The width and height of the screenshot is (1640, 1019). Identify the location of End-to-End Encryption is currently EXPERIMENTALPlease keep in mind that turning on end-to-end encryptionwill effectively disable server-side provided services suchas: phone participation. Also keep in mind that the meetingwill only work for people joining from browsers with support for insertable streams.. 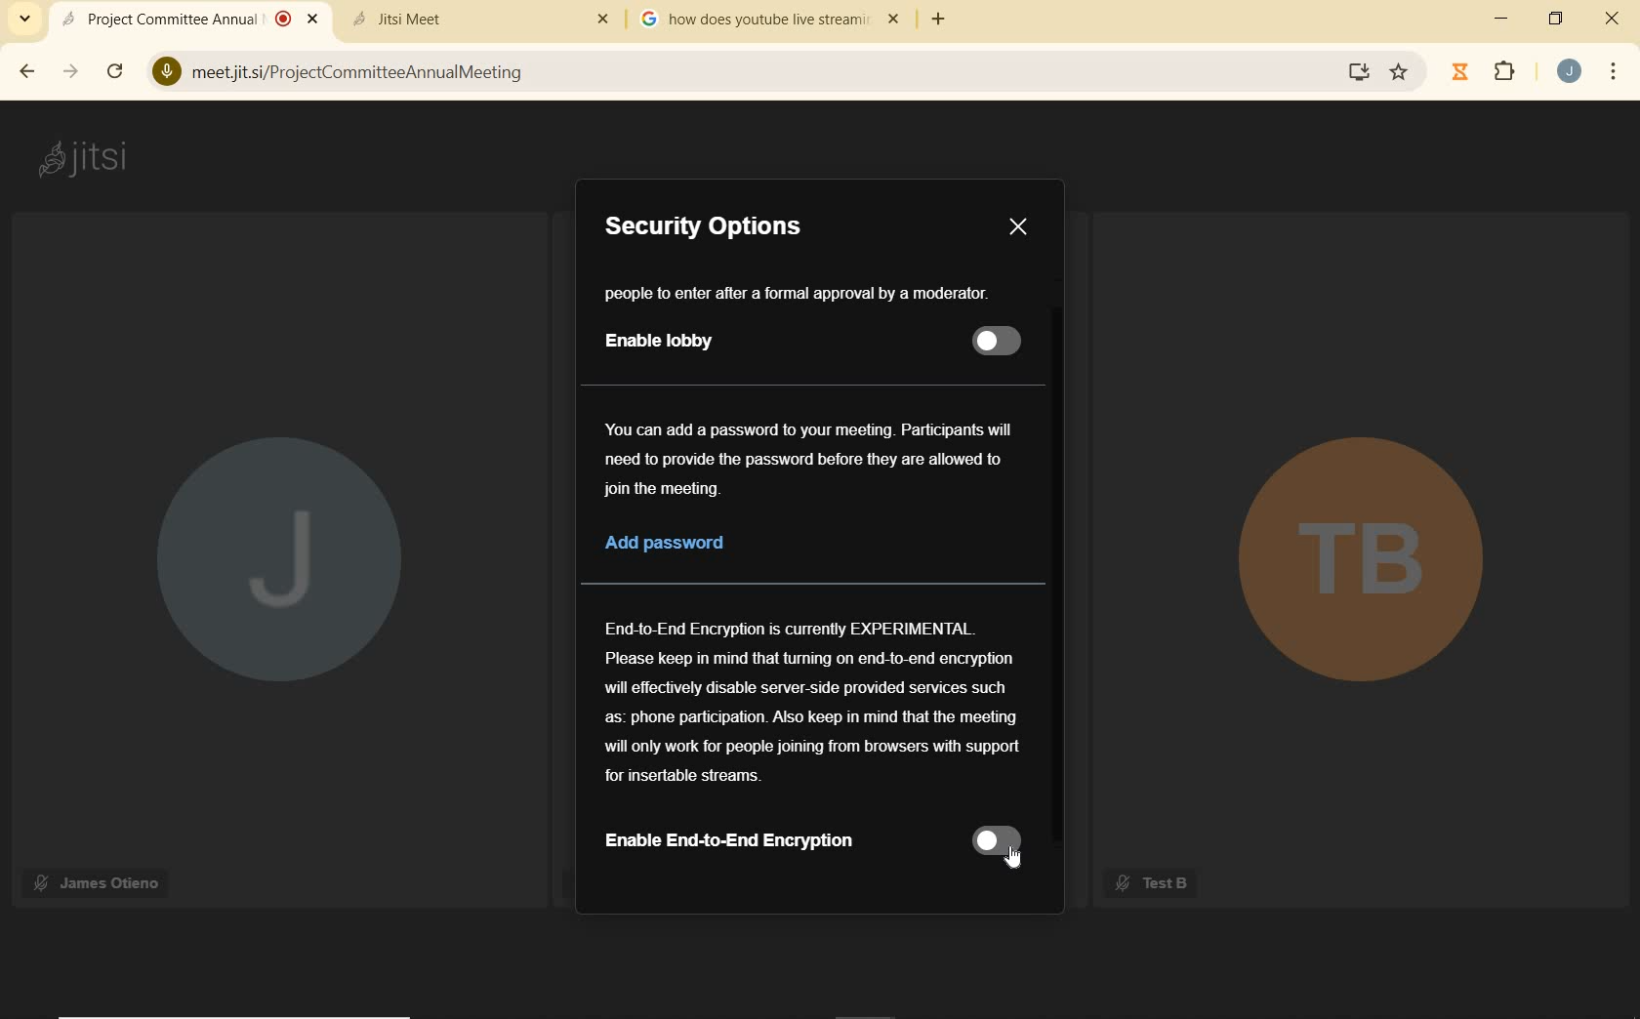
(815, 704).